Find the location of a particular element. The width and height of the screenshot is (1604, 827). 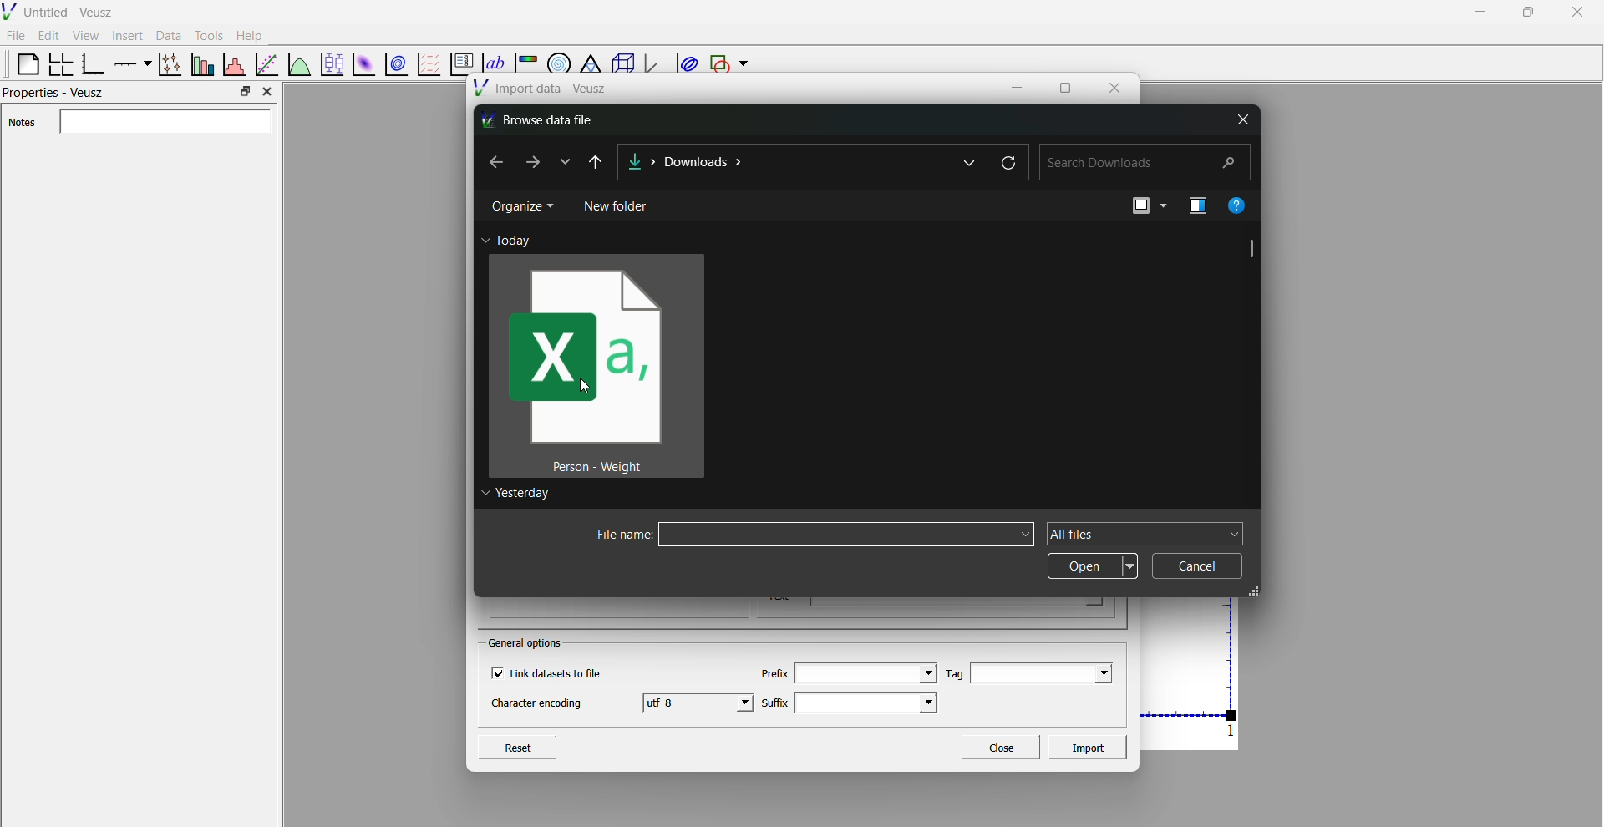

help is located at coordinates (250, 34).